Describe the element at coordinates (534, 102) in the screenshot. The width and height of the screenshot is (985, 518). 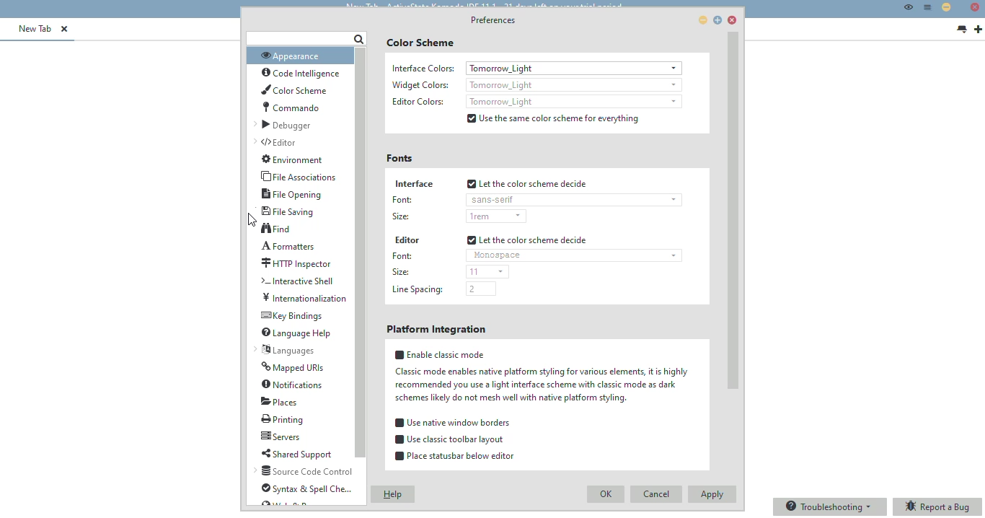
I see `editor colors: tomorrow_light` at that location.